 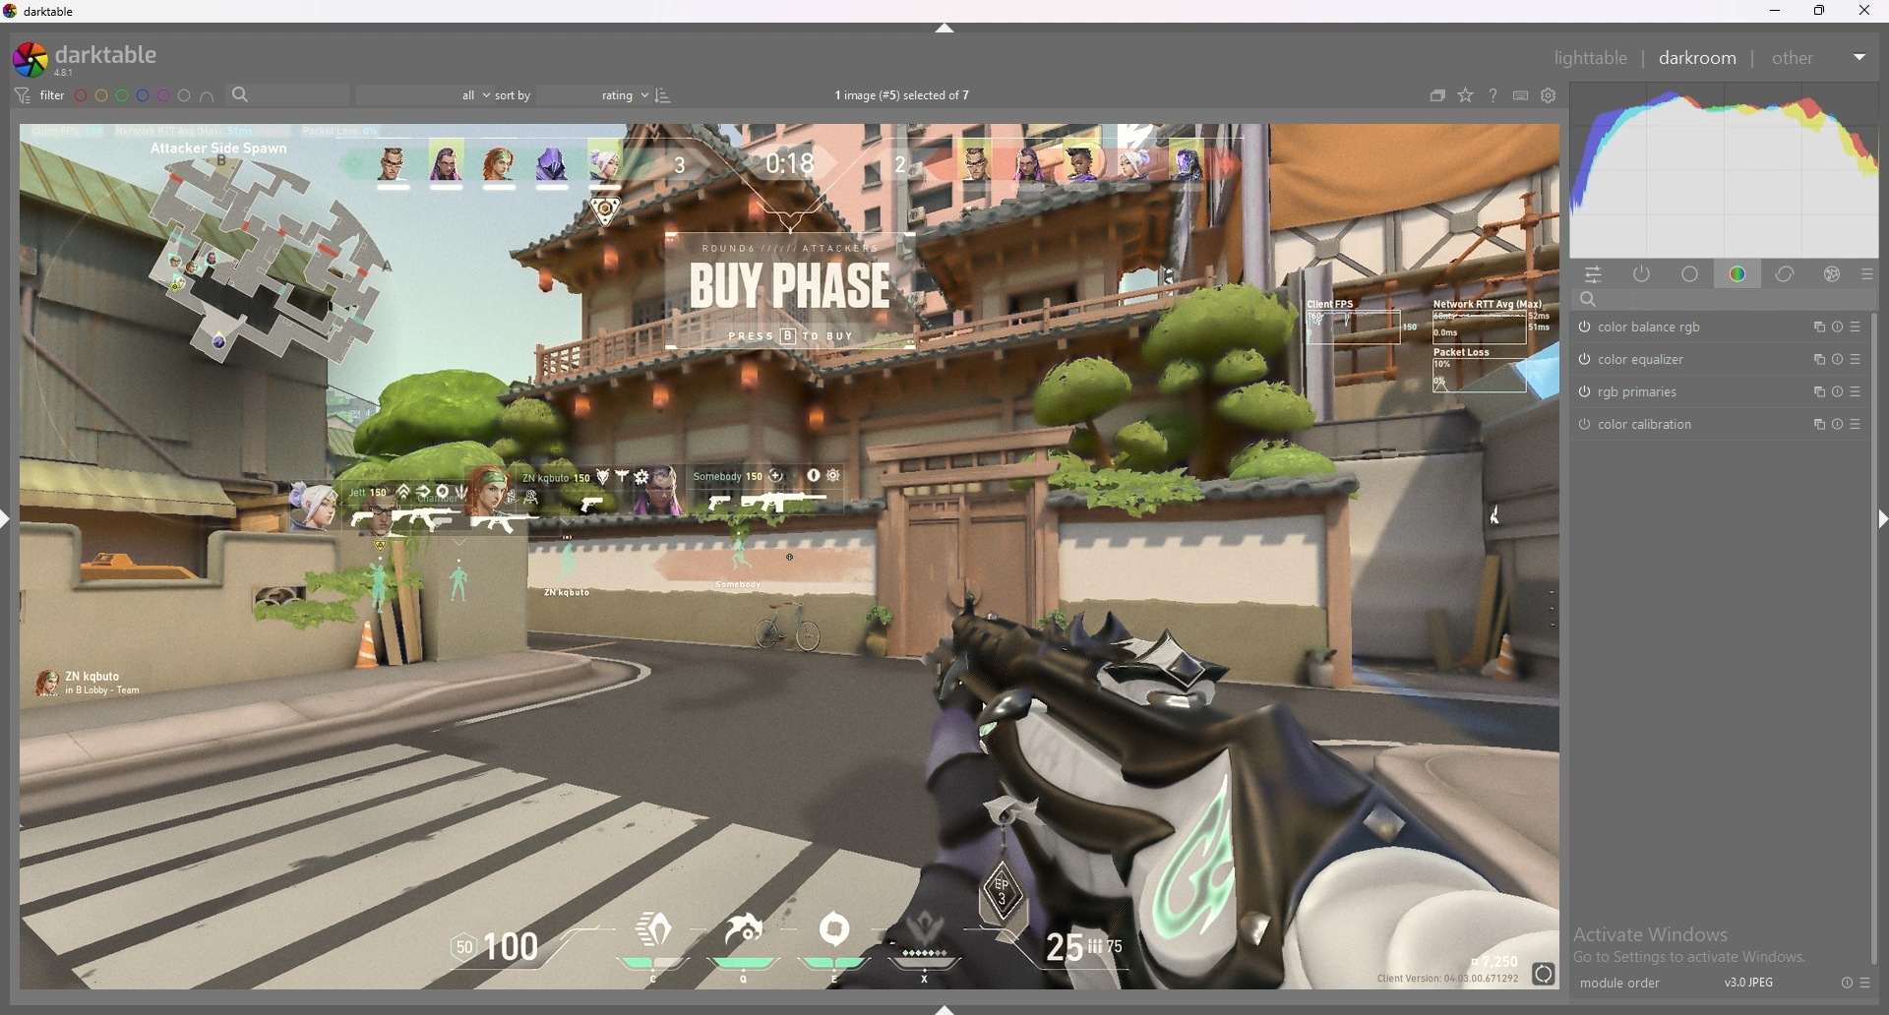 I want to click on other, so click(x=1818, y=58).